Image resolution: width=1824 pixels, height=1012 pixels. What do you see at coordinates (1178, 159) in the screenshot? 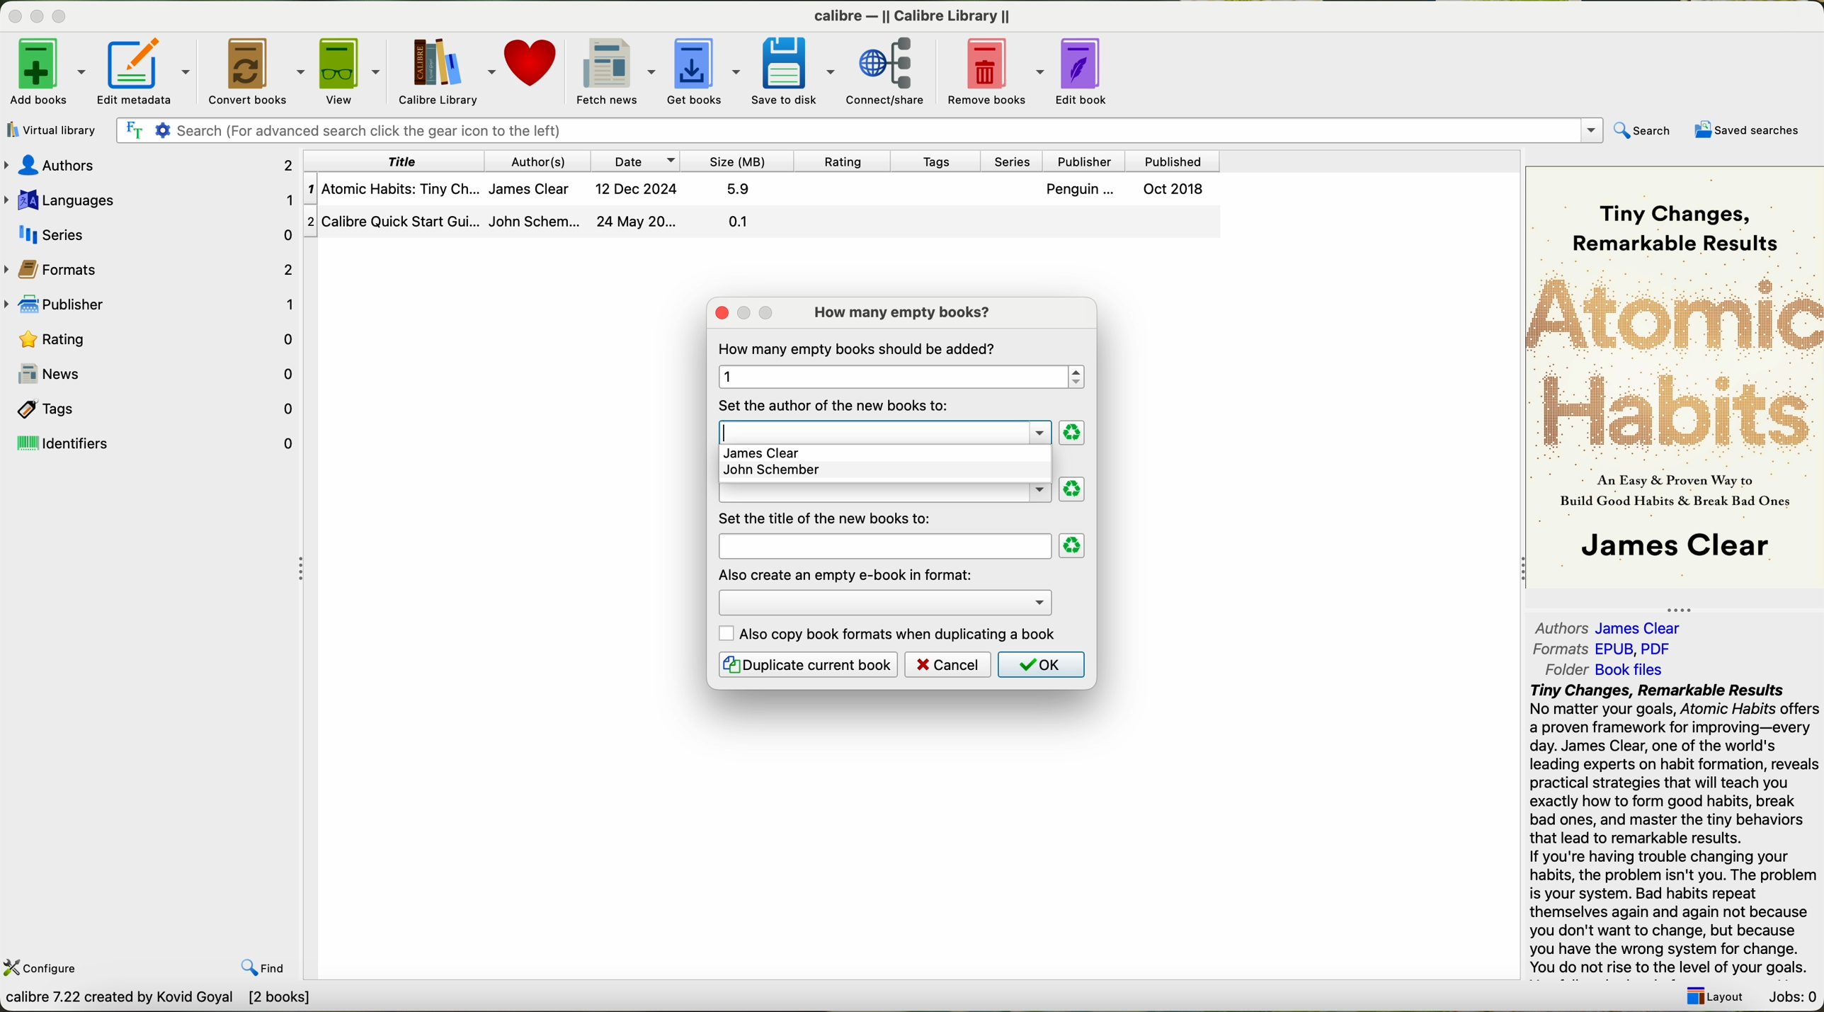
I see `published` at bounding box center [1178, 159].